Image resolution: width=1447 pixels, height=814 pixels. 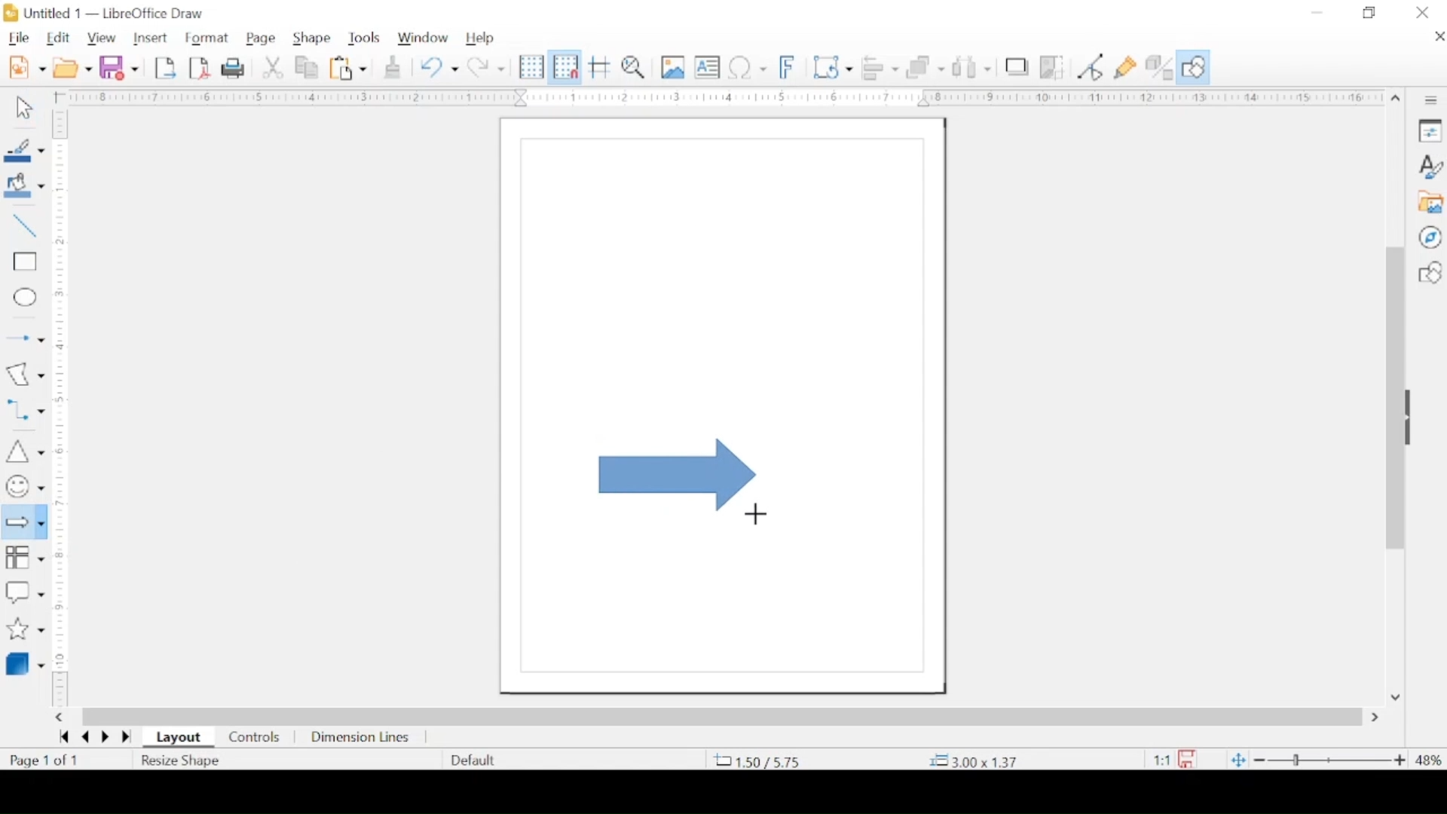 What do you see at coordinates (977, 761) in the screenshot?
I see `coordinate` at bounding box center [977, 761].